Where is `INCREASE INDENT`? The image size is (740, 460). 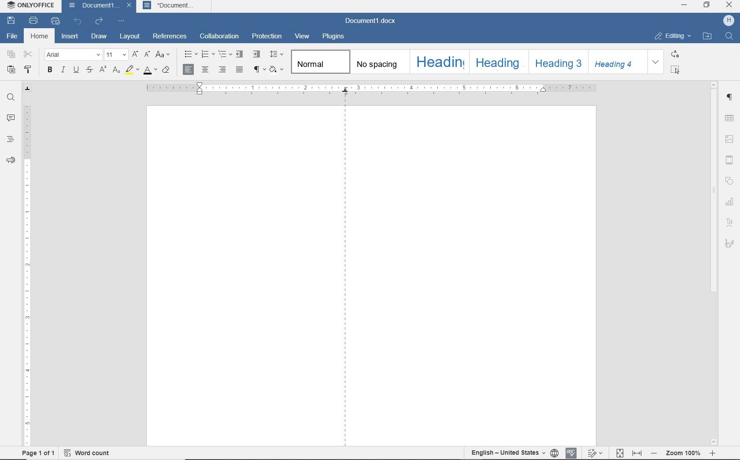 INCREASE INDENT is located at coordinates (257, 55).